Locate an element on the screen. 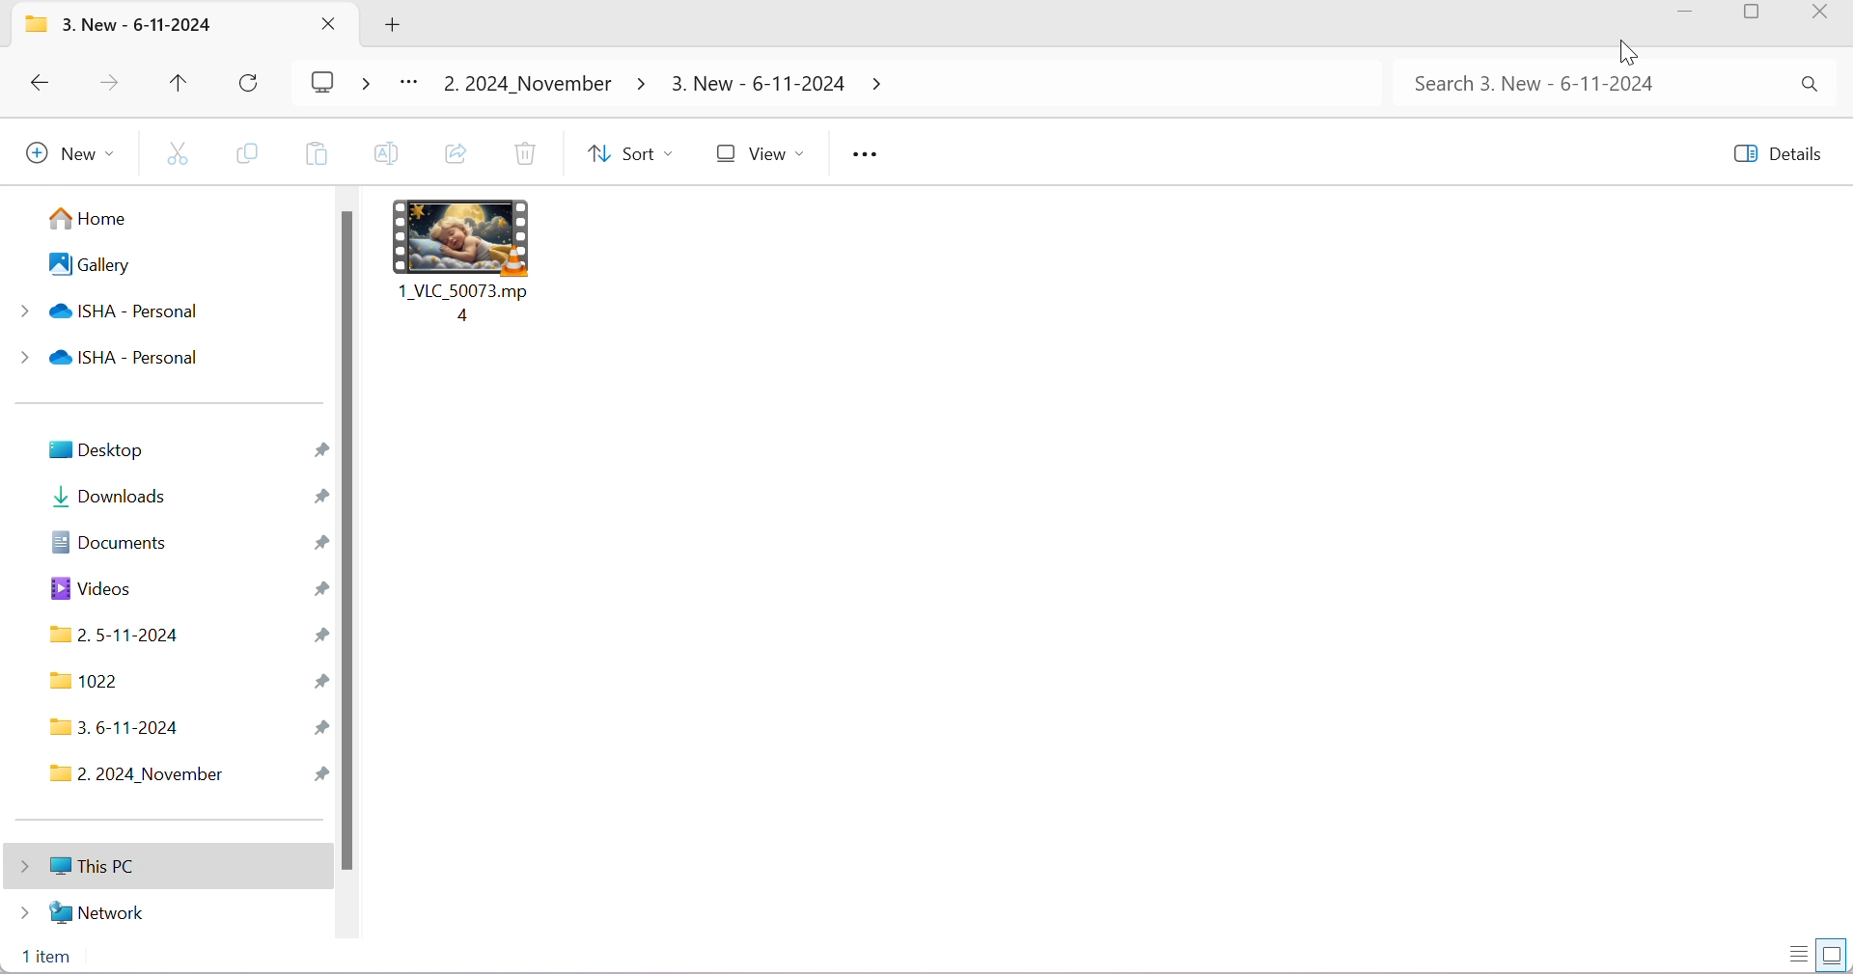 The image size is (1853, 974). 1 item is located at coordinates (52, 958).